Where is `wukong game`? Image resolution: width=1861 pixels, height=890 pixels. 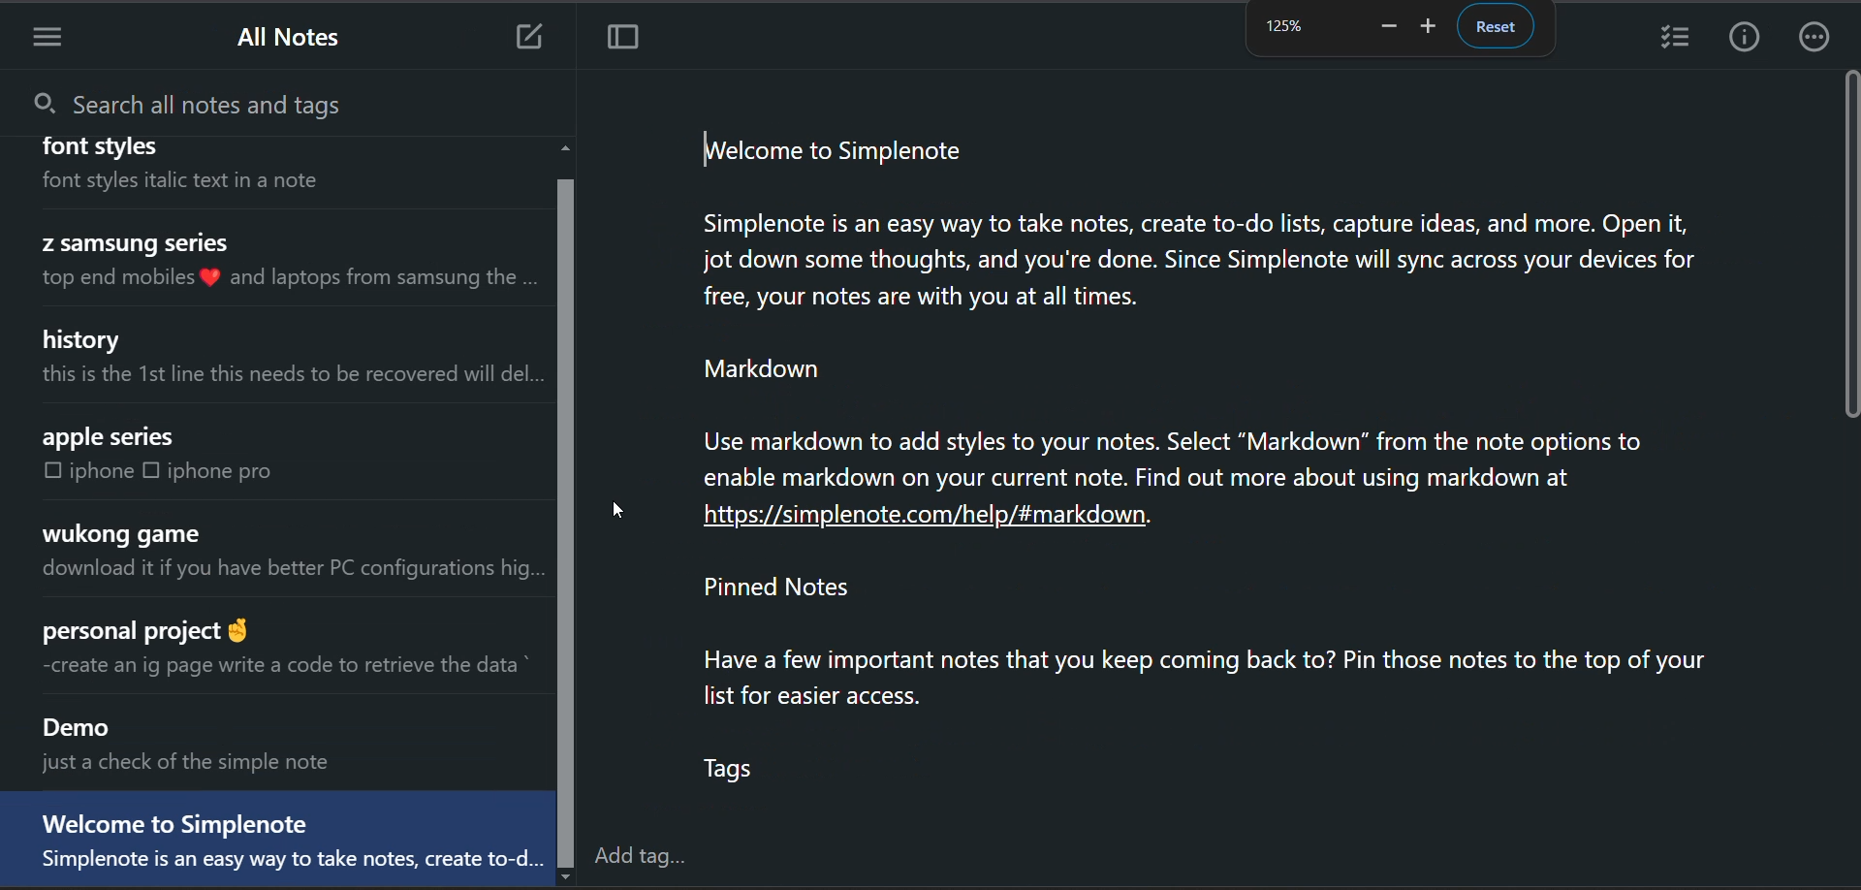 wukong game is located at coordinates (123, 530).